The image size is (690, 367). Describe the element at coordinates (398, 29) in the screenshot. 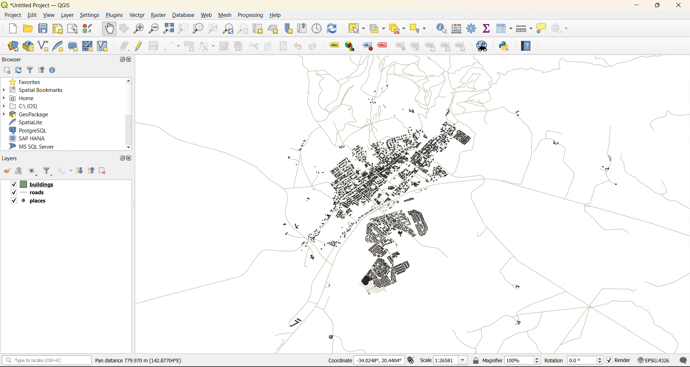

I see `deselect value` at that location.